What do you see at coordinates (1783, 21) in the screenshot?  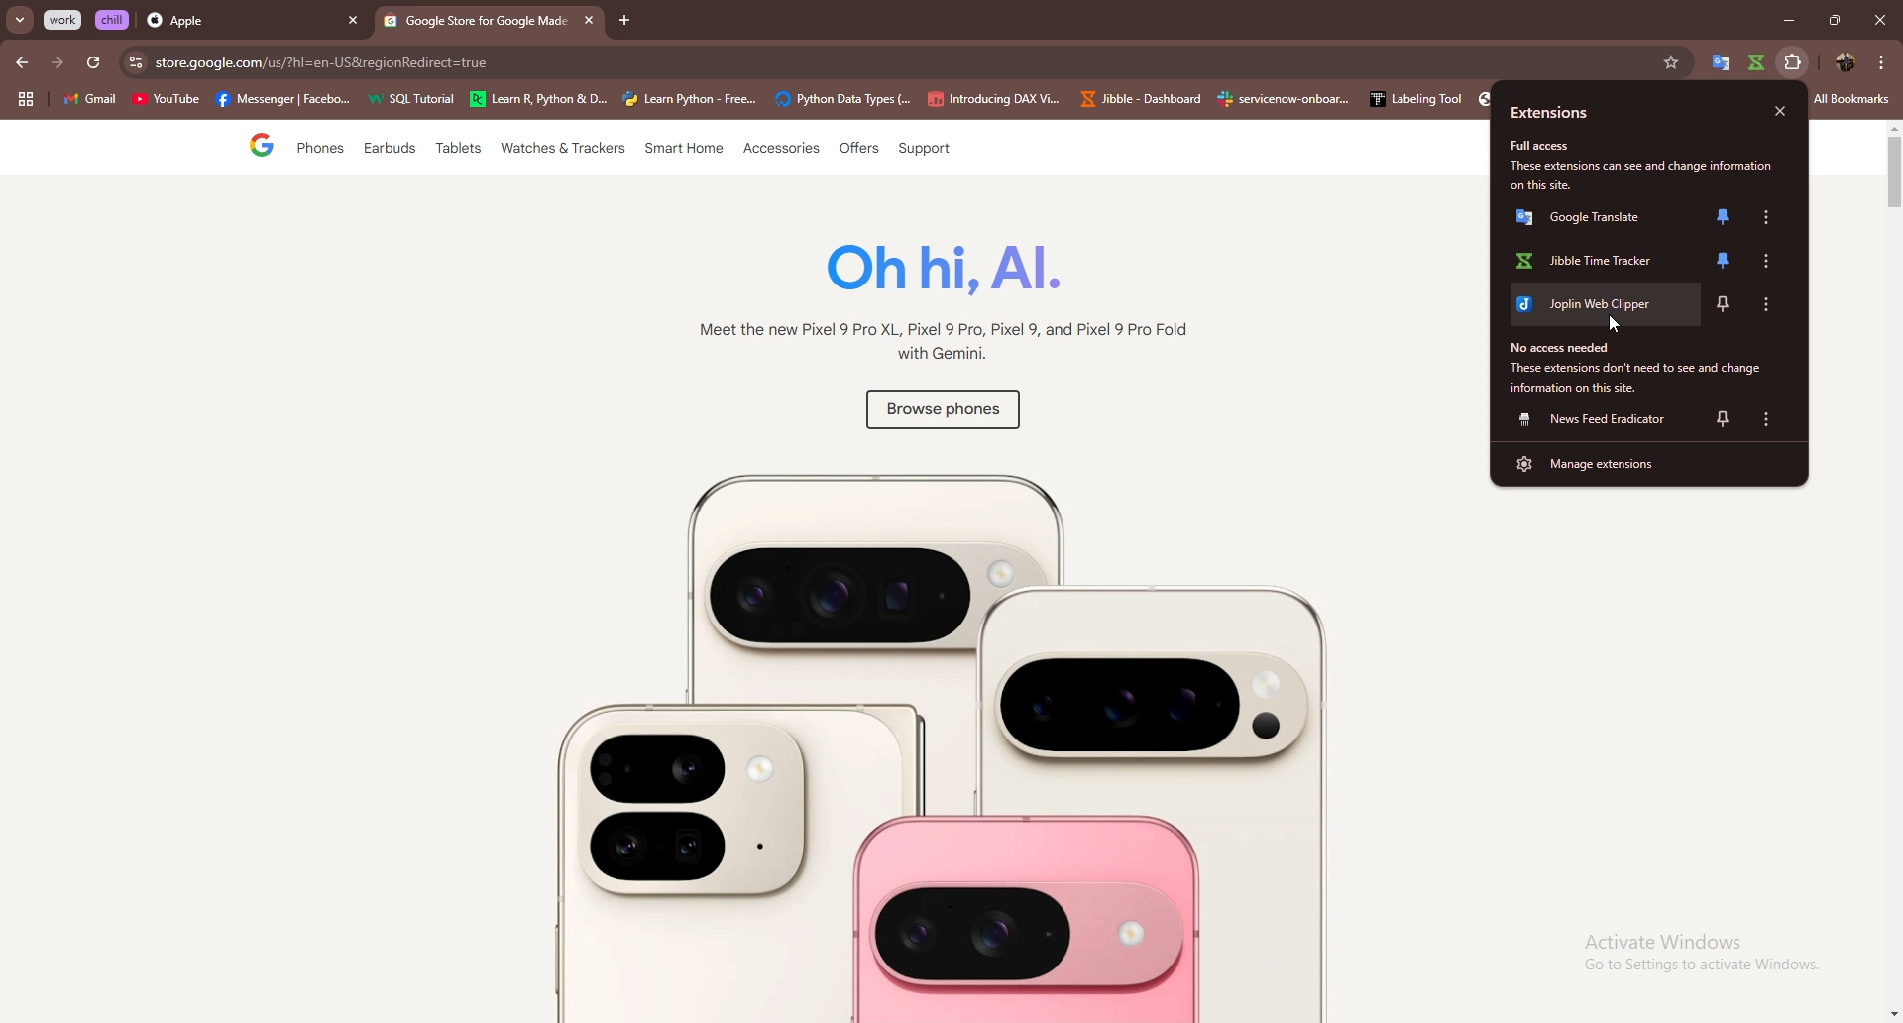 I see `minimize` at bounding box center [1783, 21].